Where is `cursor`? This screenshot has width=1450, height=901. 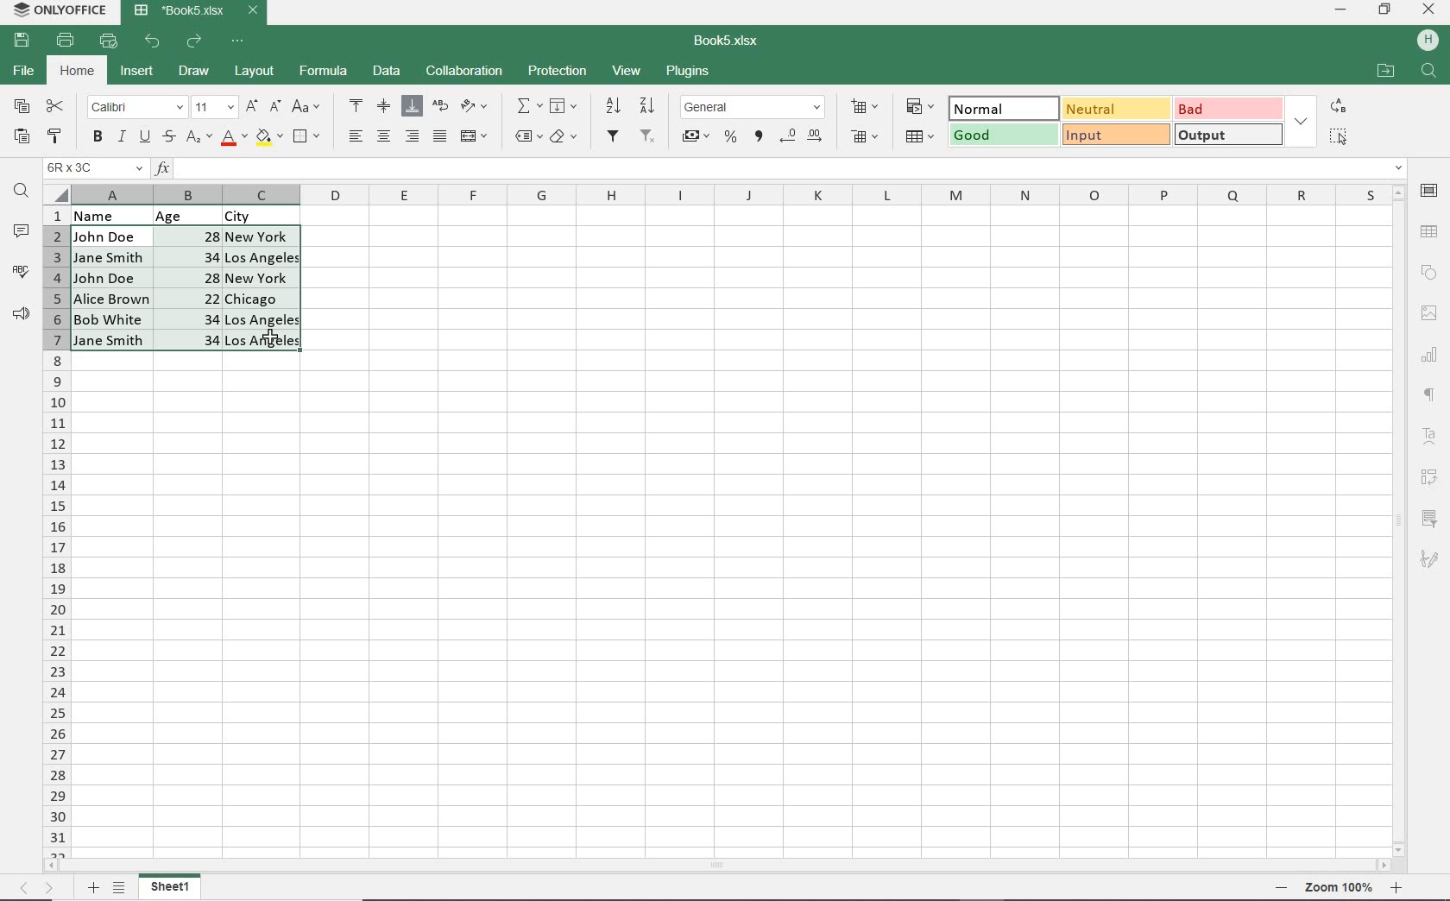
cursor is located at coordinates (268, 334).